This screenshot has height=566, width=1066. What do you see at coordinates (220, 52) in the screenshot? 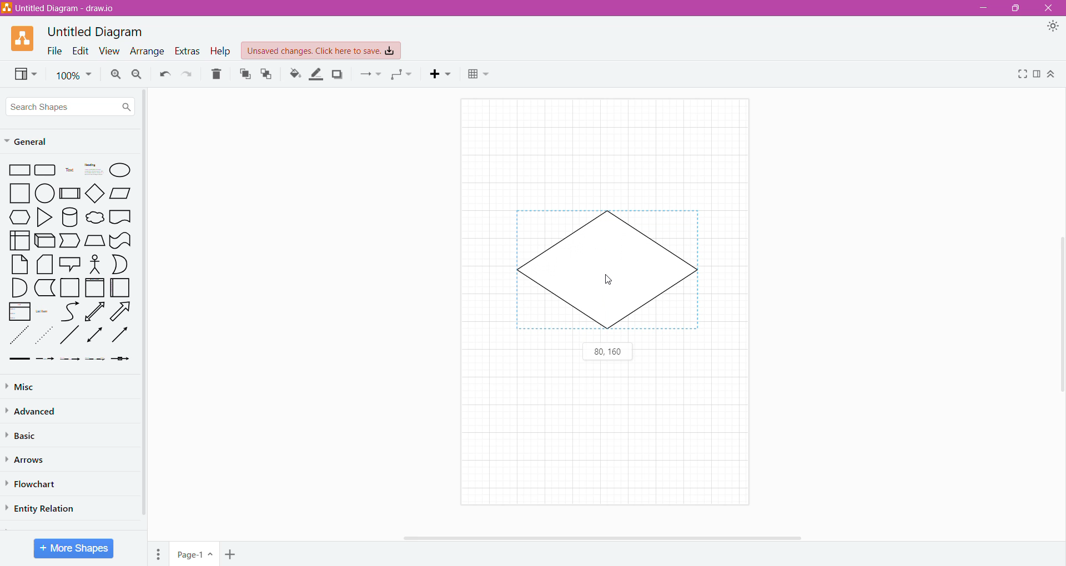
I see `Help` at bounding box center [220, 52].